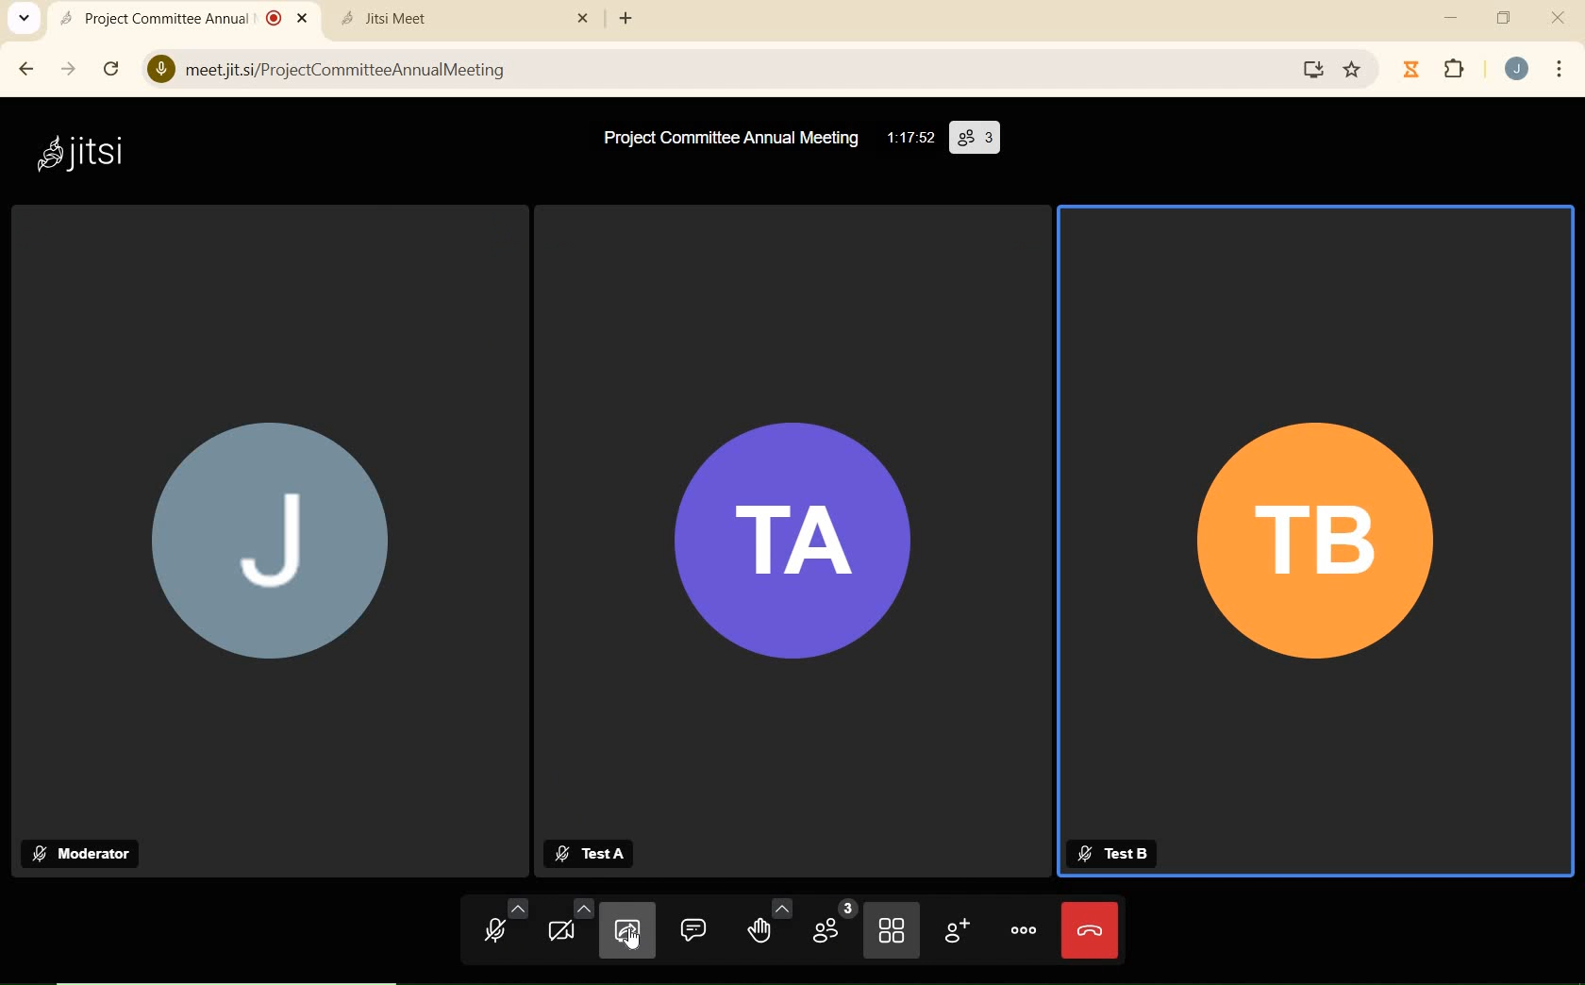  What do you see at coordinates (789, 545) in the screenshot?
I see `TA` at bounding box center [789, 545].